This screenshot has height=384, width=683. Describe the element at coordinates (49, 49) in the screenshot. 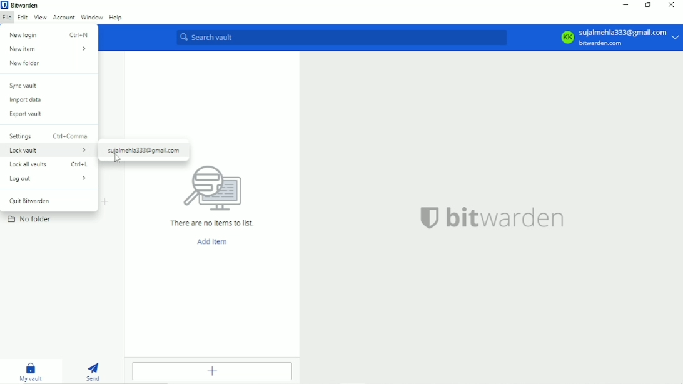

I see `New item` at that location.